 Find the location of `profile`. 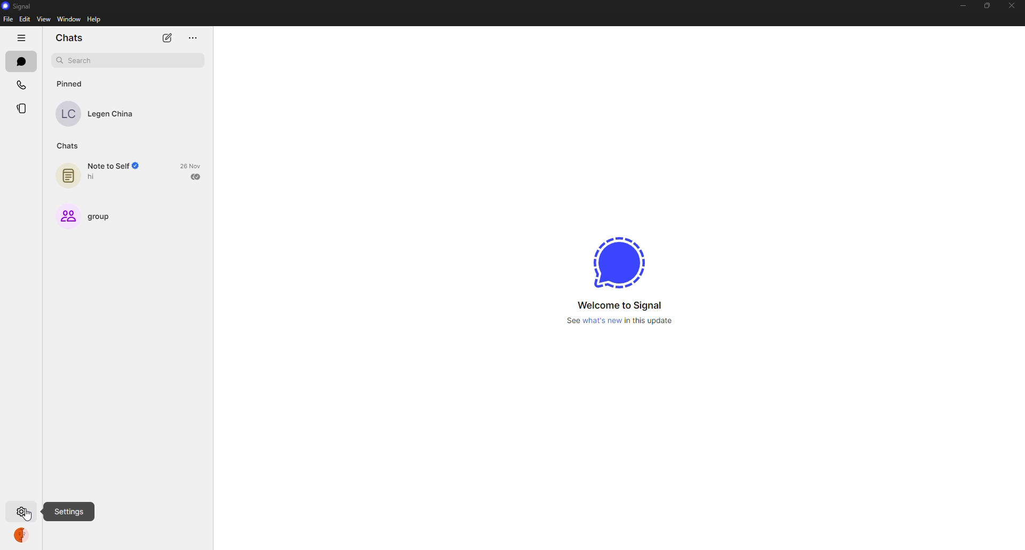

profile is located at coordinates (22, 536).